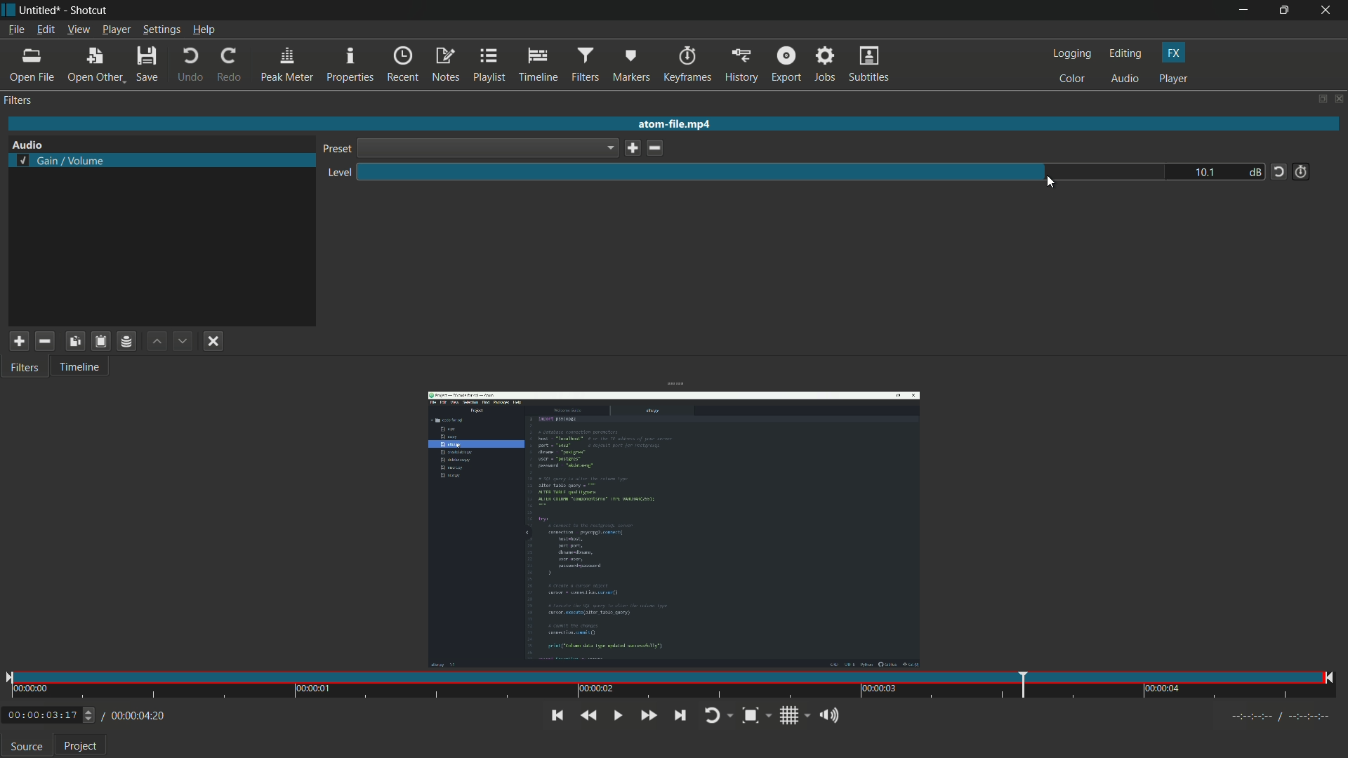 The width and height of the screenshot is (1348, 758). Describe the element at coordinates (672, 687) in the screenshot. I see `time and position` at that location.